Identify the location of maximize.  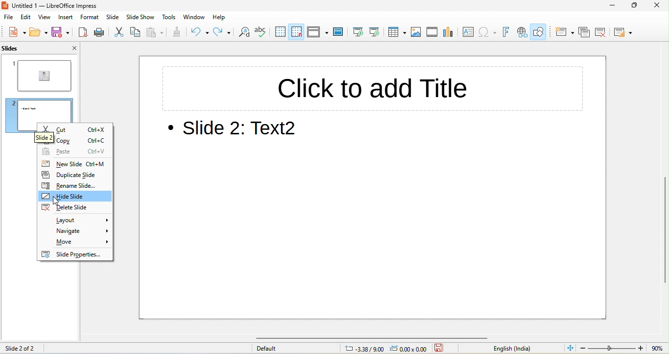
(634, 5).